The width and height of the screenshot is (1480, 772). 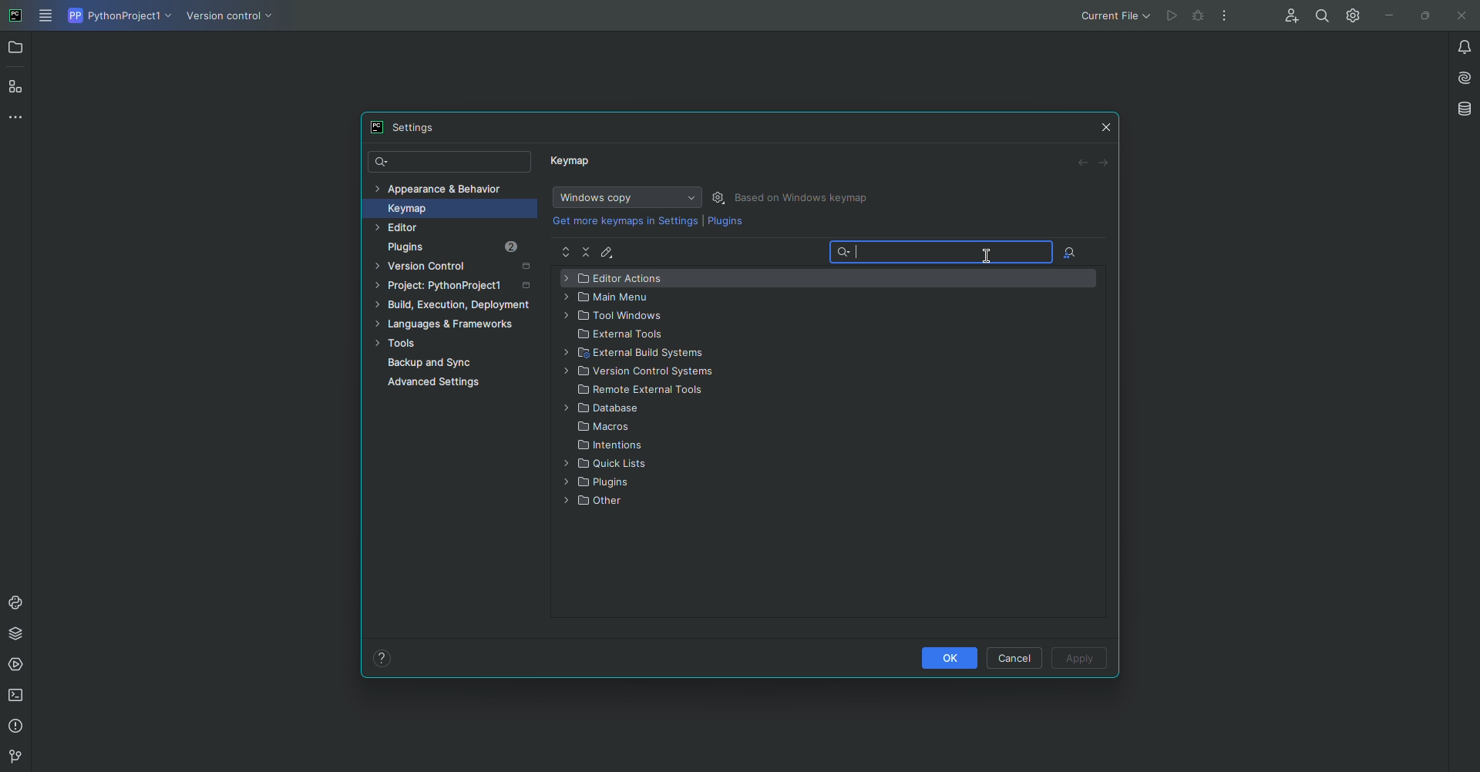 What do you see at coordinates (1017, 657) in the screenshot?
I see `Cancel` at bounding box center [1017, 657].